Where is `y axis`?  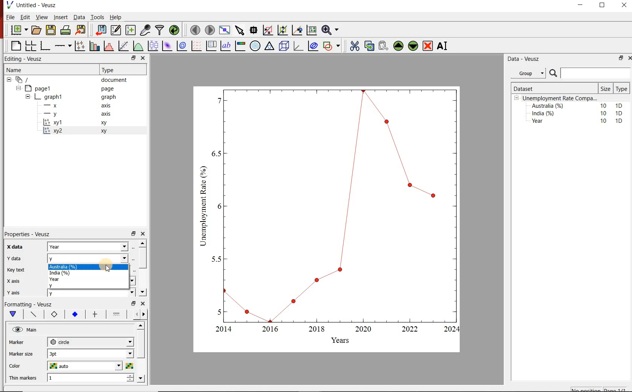
y axis is located at coordinates (81, 114).